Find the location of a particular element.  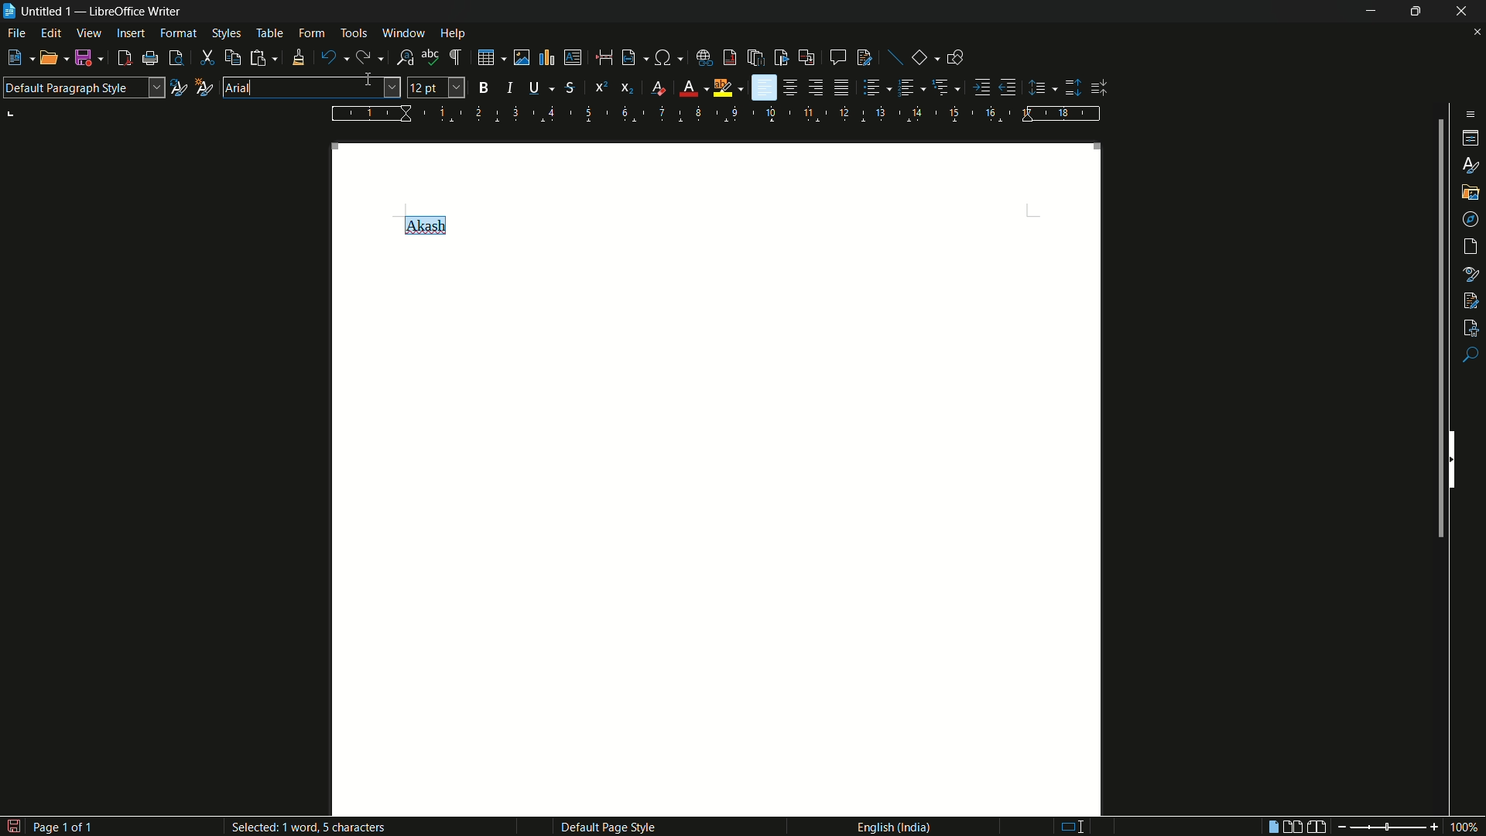

redo is located at coordinates (366, 57).